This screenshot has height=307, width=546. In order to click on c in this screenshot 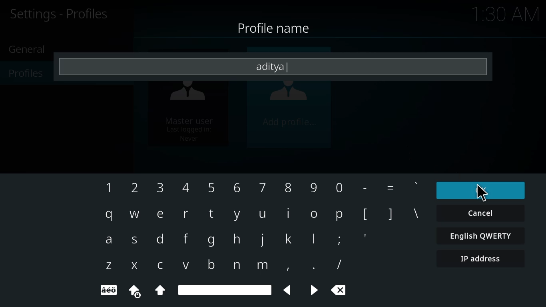, I will do `click(160, 264)`.